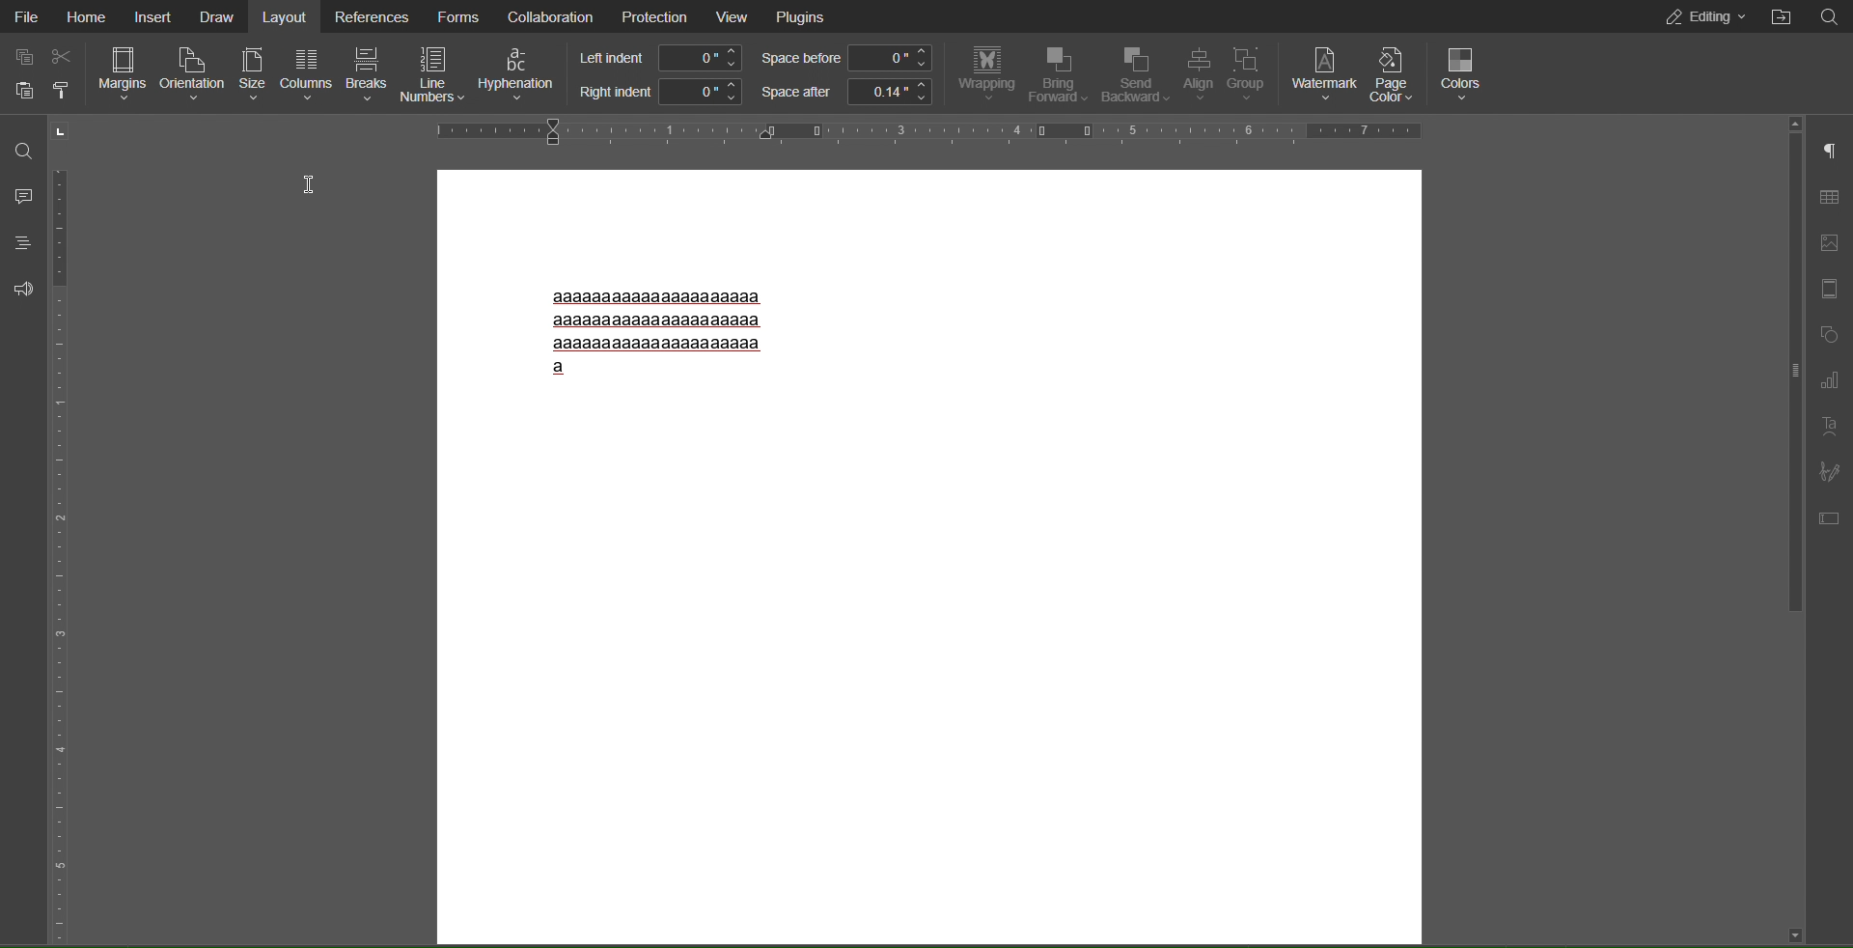 The image size is (1853, 948). Describe the element at coordinates (656, 58) in the screenshot. I see `Left Indents` at that location.